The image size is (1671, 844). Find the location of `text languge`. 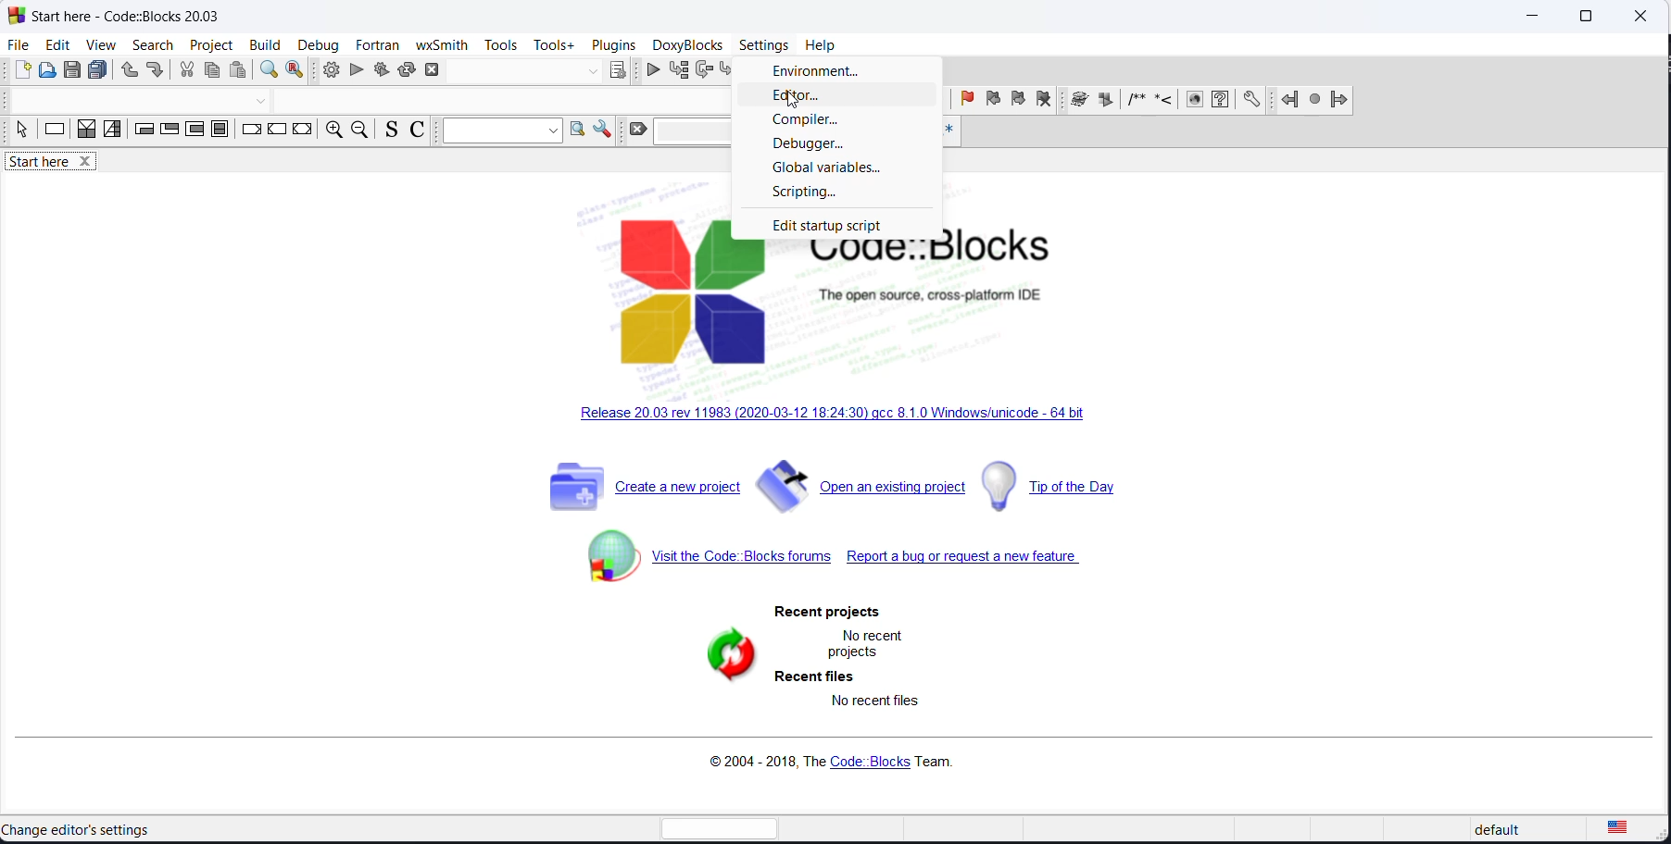

text languge is located at coordinates (1630, 831).